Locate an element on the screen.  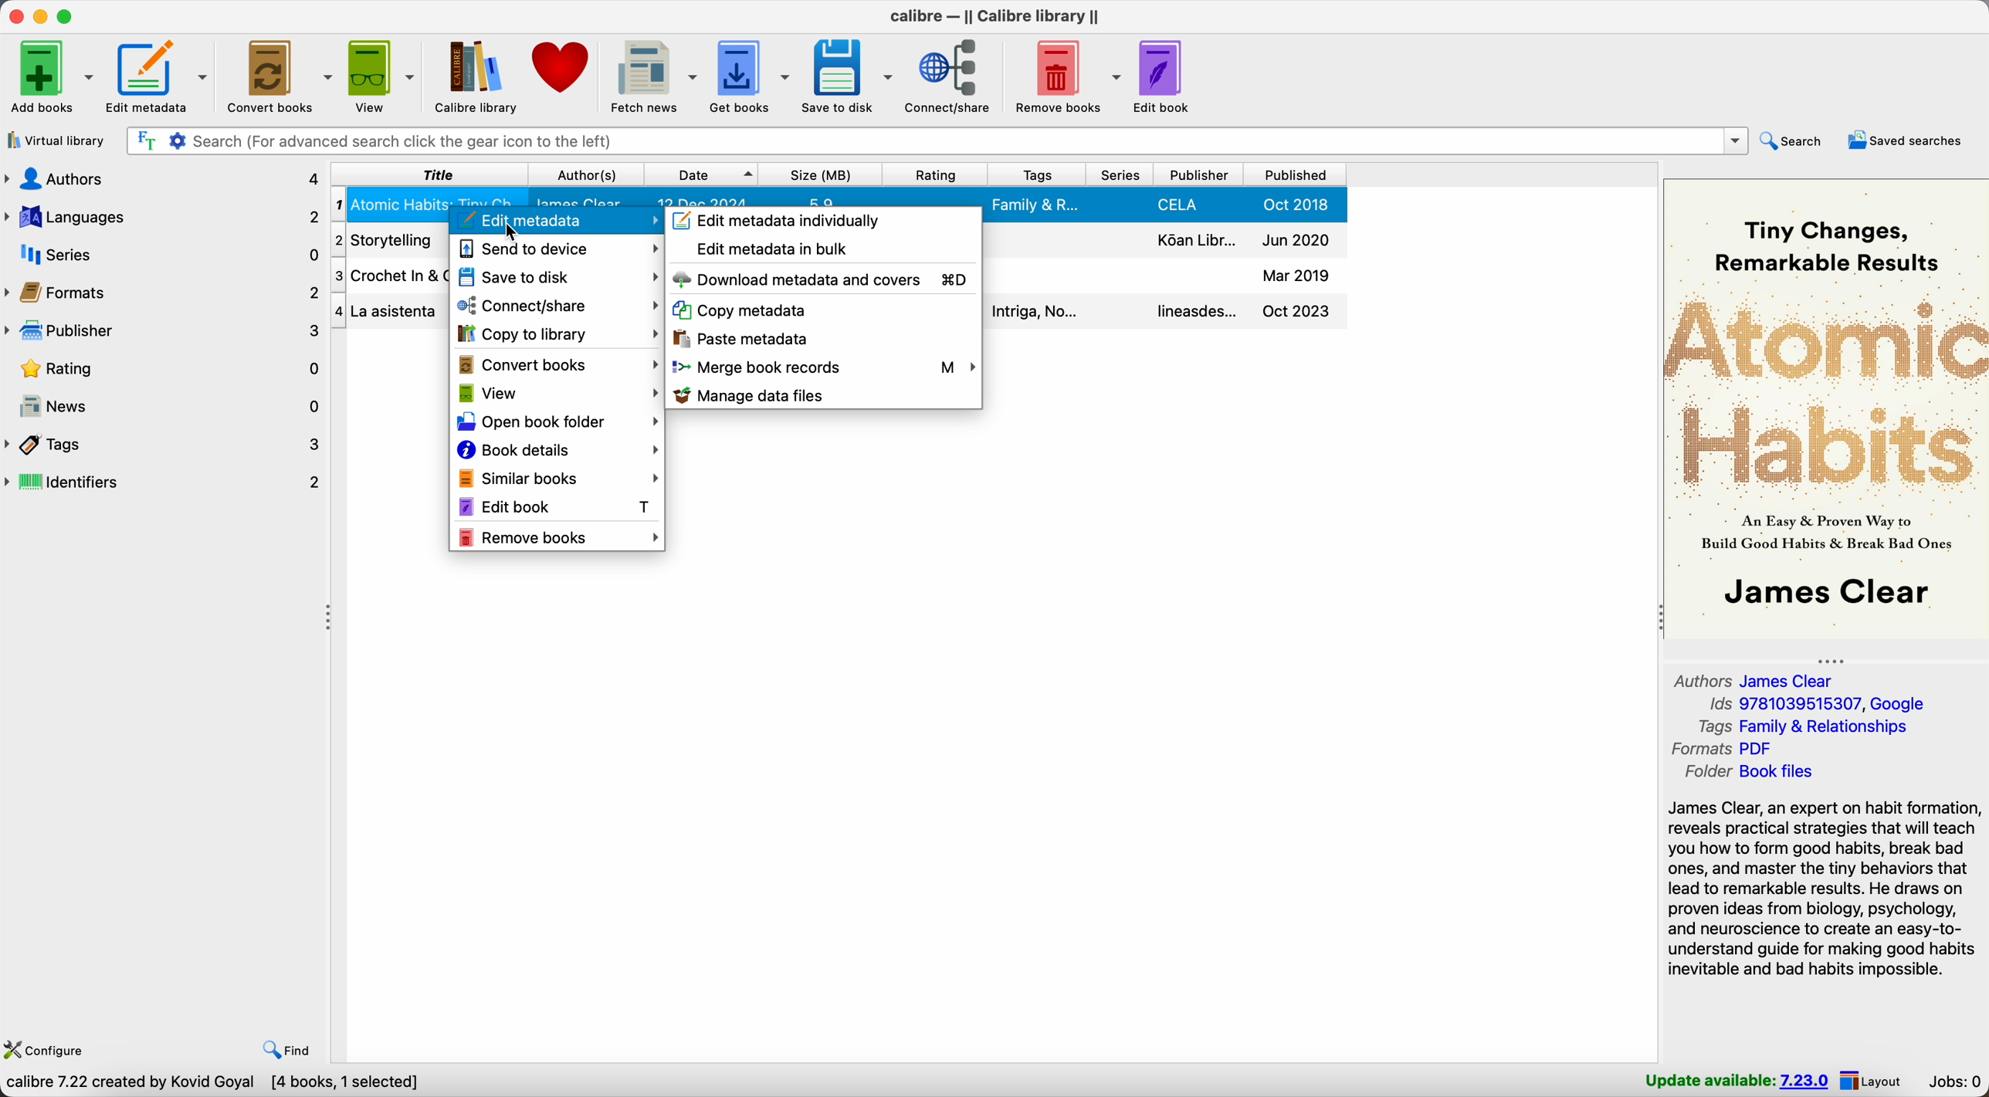
rating is located at coordinates (937, 173).